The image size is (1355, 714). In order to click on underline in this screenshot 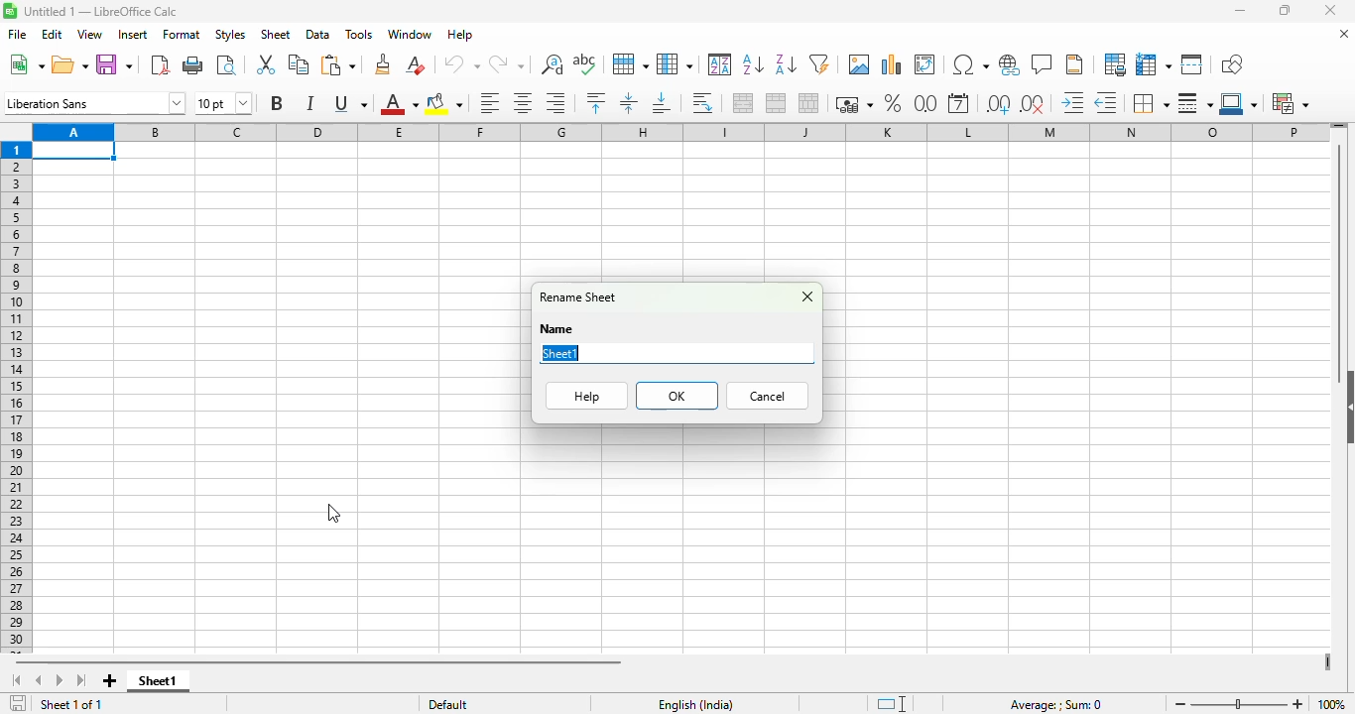, I will do `click(350, 103)`.